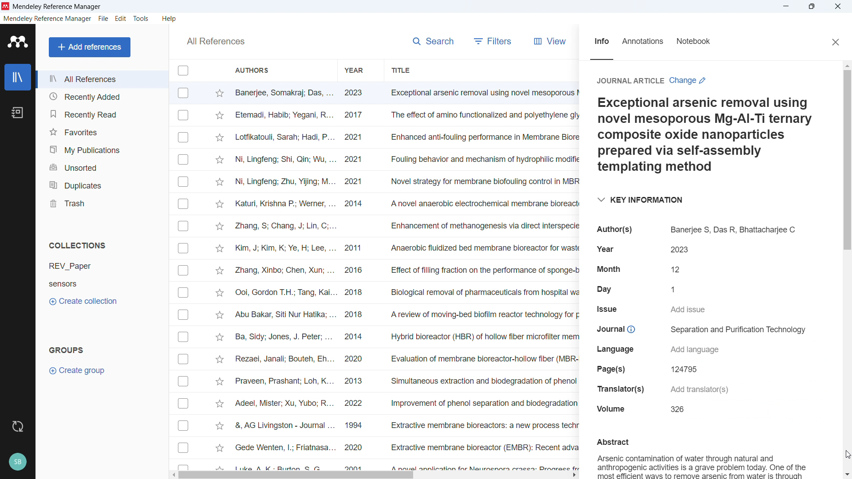 The height and width of the screenshot is (479, 852). What do you see at coordinates (703, 466) in the screenshot?
I see `arsenic contamination of water through natural and anthropogenic activities is a grave problem today.one of the most efficient wavs to remove arsenic from water is through` at bounding box center [703, 466].